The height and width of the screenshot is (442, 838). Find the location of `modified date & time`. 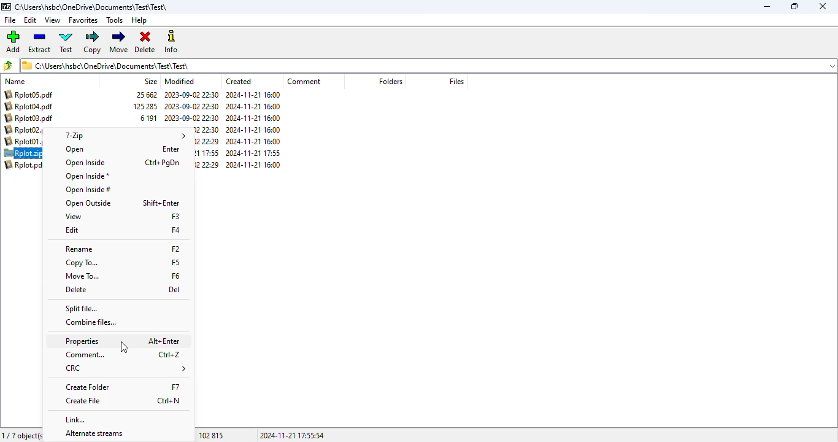

modified date & time is located at coordinates (191, 108).